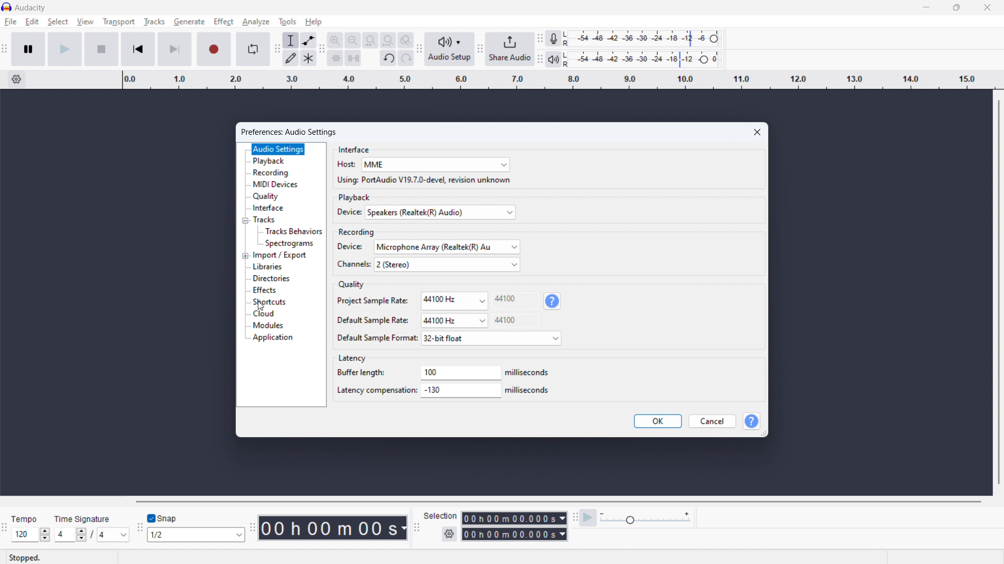  I want to click on Enables movement of time toolbar, so click(253, 528).